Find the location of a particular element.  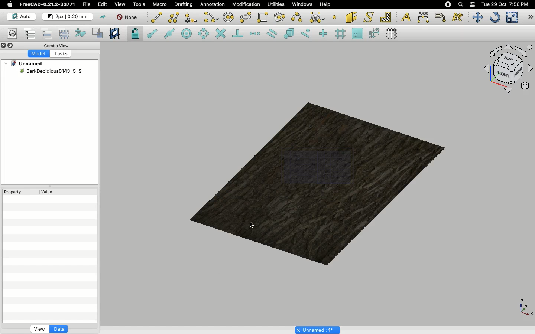

Windows is located at coordinates (303, 5).